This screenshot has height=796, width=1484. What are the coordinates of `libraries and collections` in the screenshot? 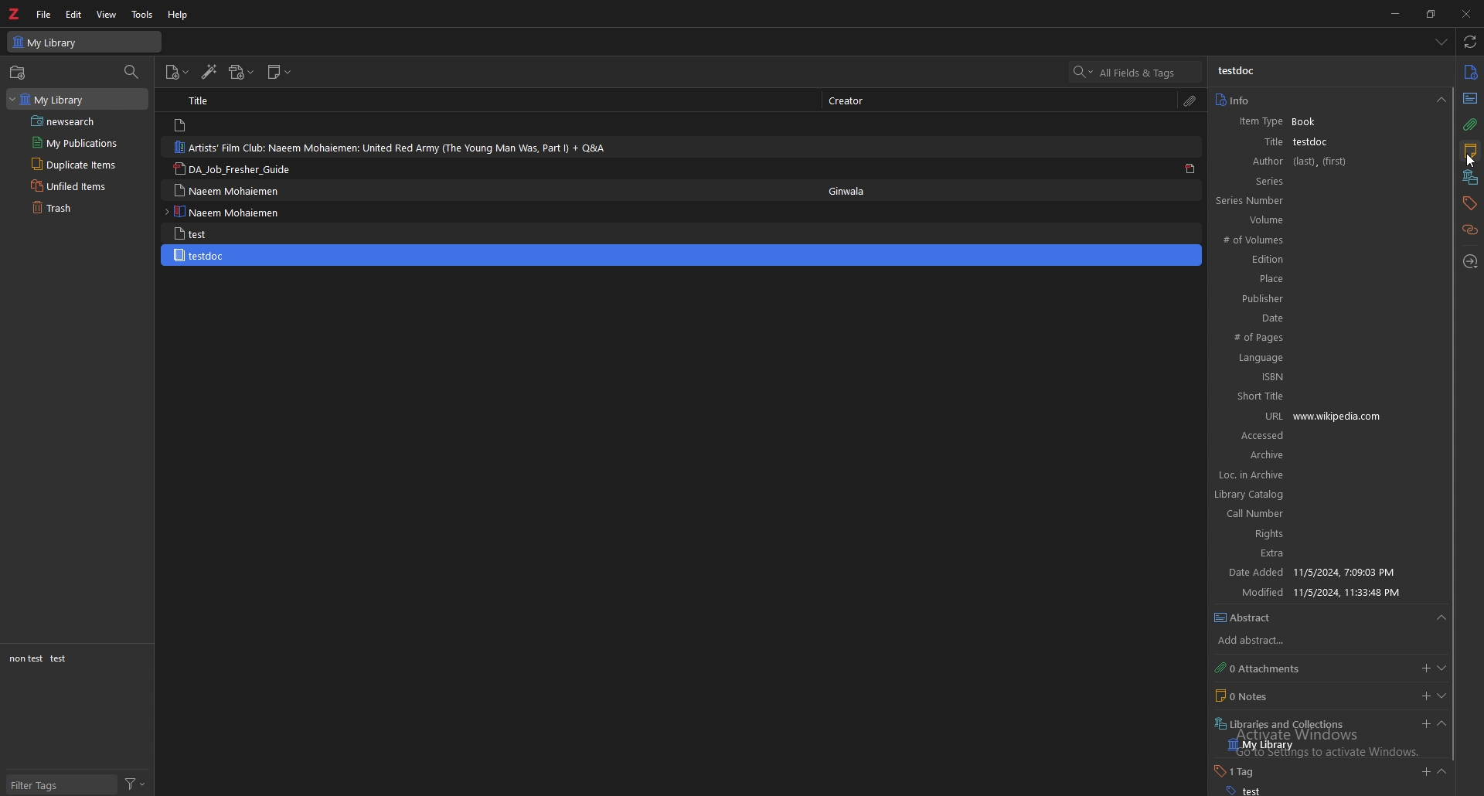 It's located at (1281, 724).